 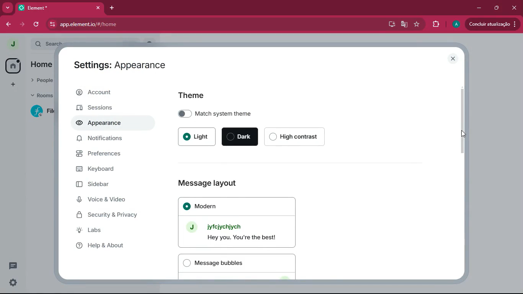 What do you see at coordinates (109, 214) in the screenshot?
I see `security & privacy` at bounding box center [109, 214].